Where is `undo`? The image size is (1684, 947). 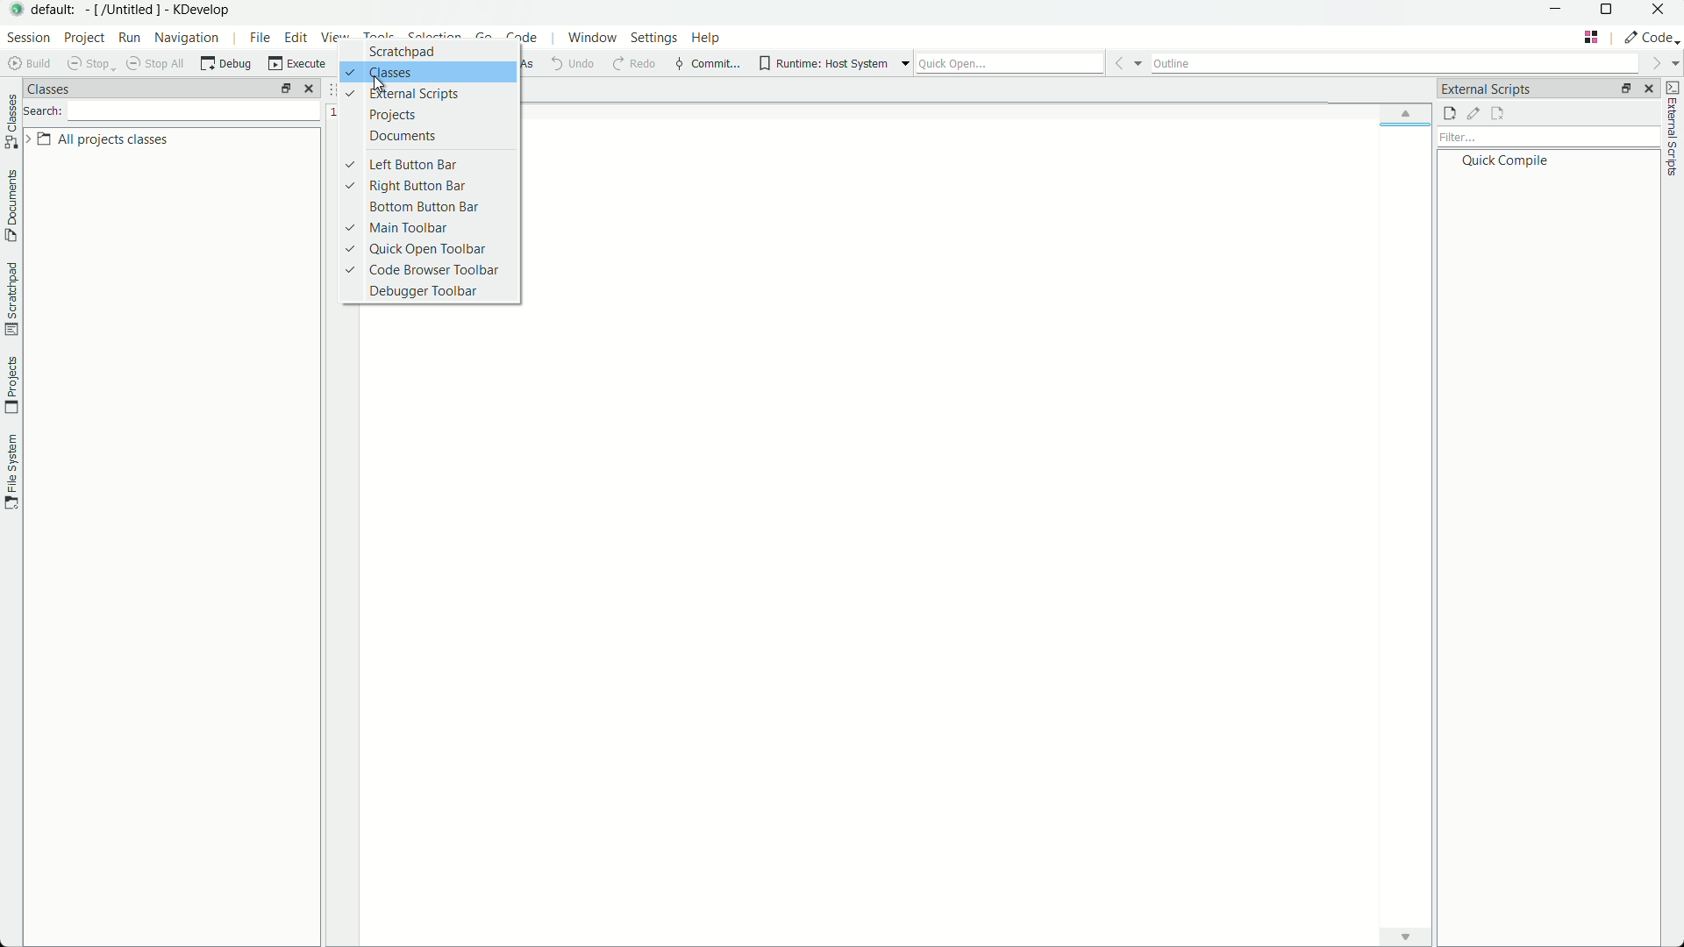 undo is located at coordinates (571, 63).